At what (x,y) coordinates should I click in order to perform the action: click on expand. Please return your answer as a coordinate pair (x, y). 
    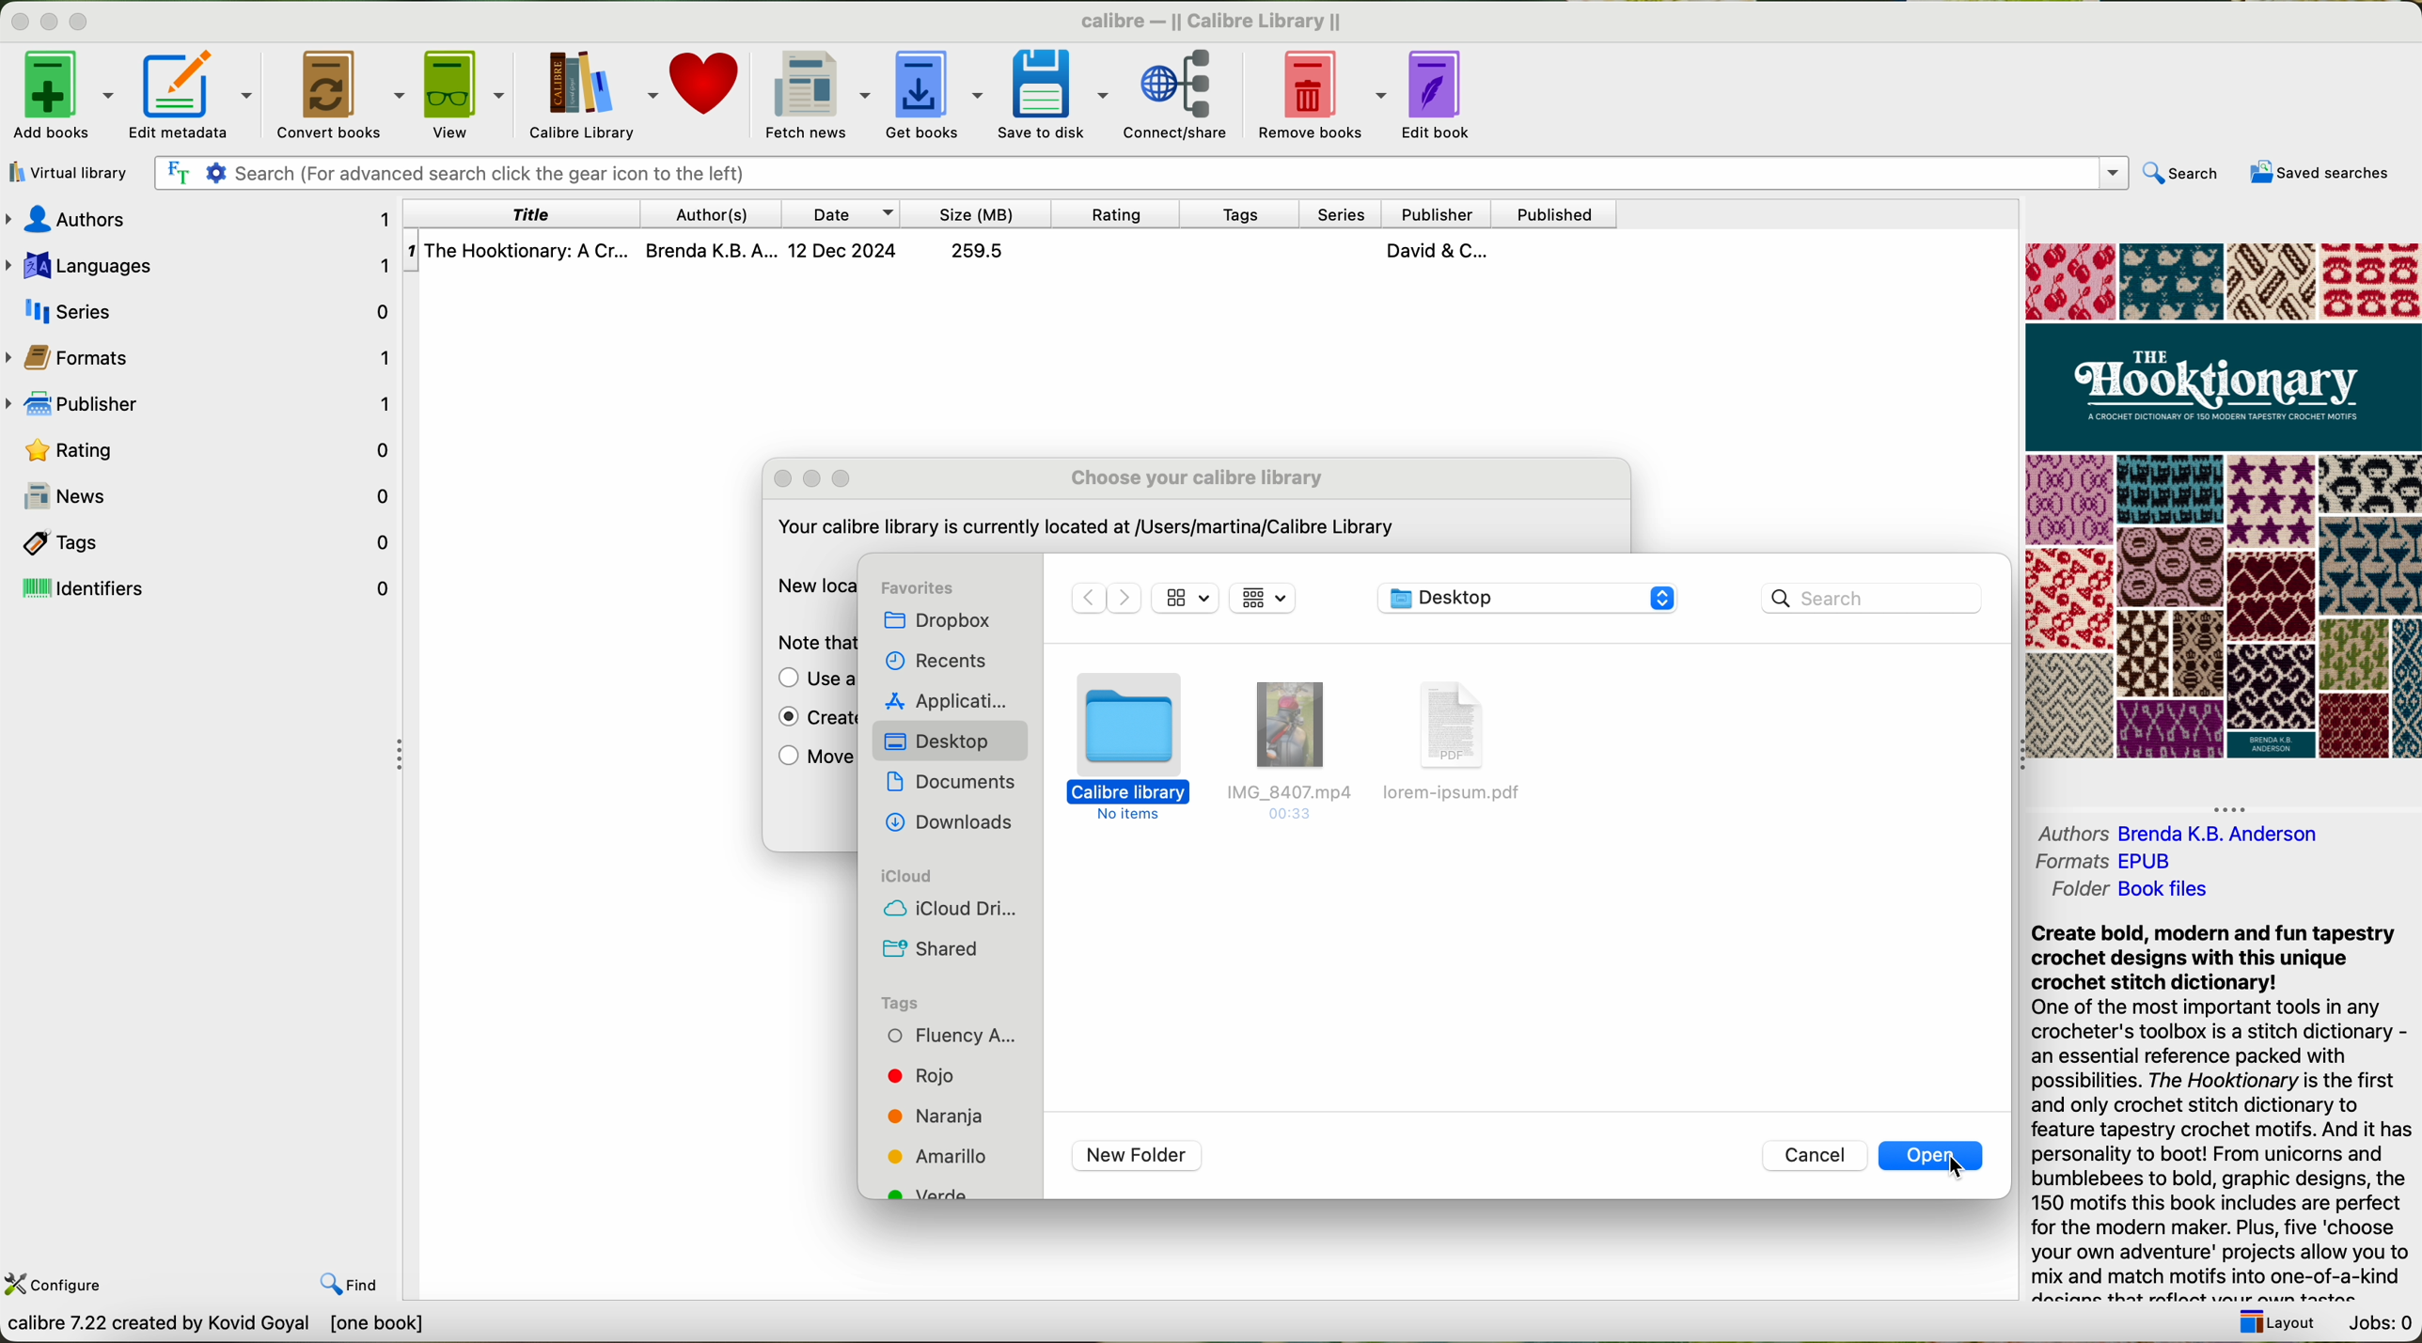
    Looking at the image, I should click on (844, 479).